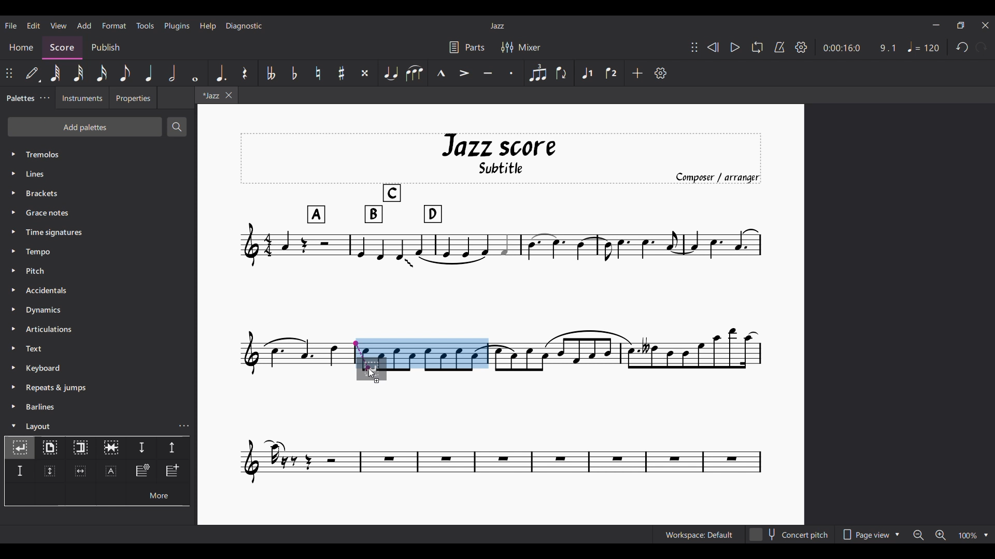 The image size is (995, 559). Describe the element at coordinates (45, 97) in the screenshot. I see `Palette settings` at that location.